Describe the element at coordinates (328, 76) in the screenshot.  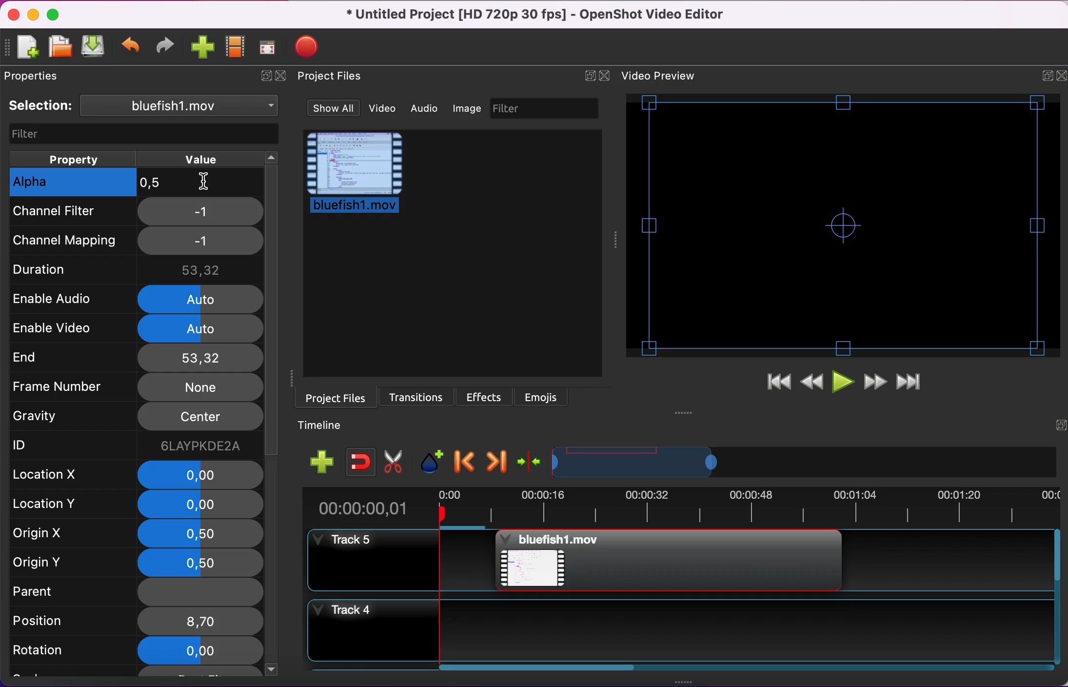
I see `Project files` at that location.